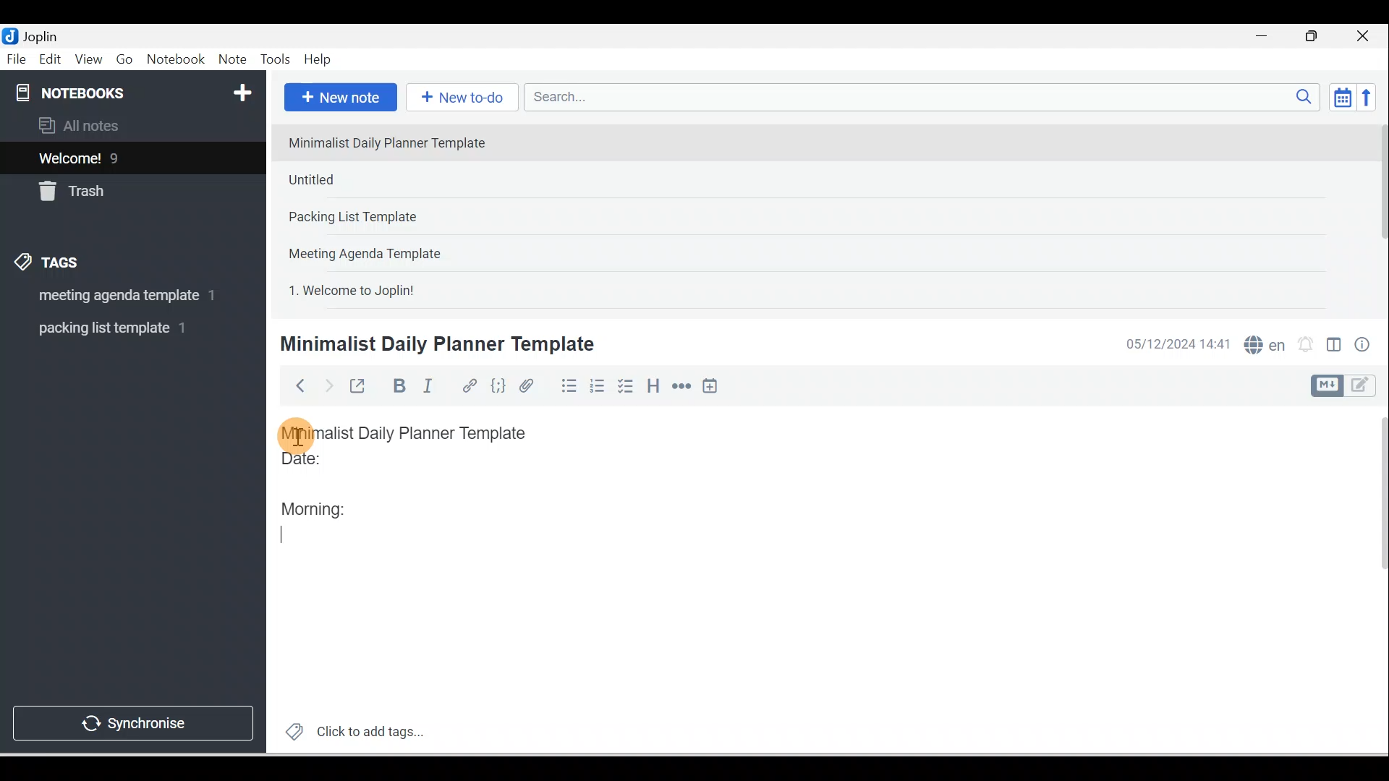 Image resolution: width=1389 pixels, height=781 pixels. I want to click on Note 4, so click(385, 250).